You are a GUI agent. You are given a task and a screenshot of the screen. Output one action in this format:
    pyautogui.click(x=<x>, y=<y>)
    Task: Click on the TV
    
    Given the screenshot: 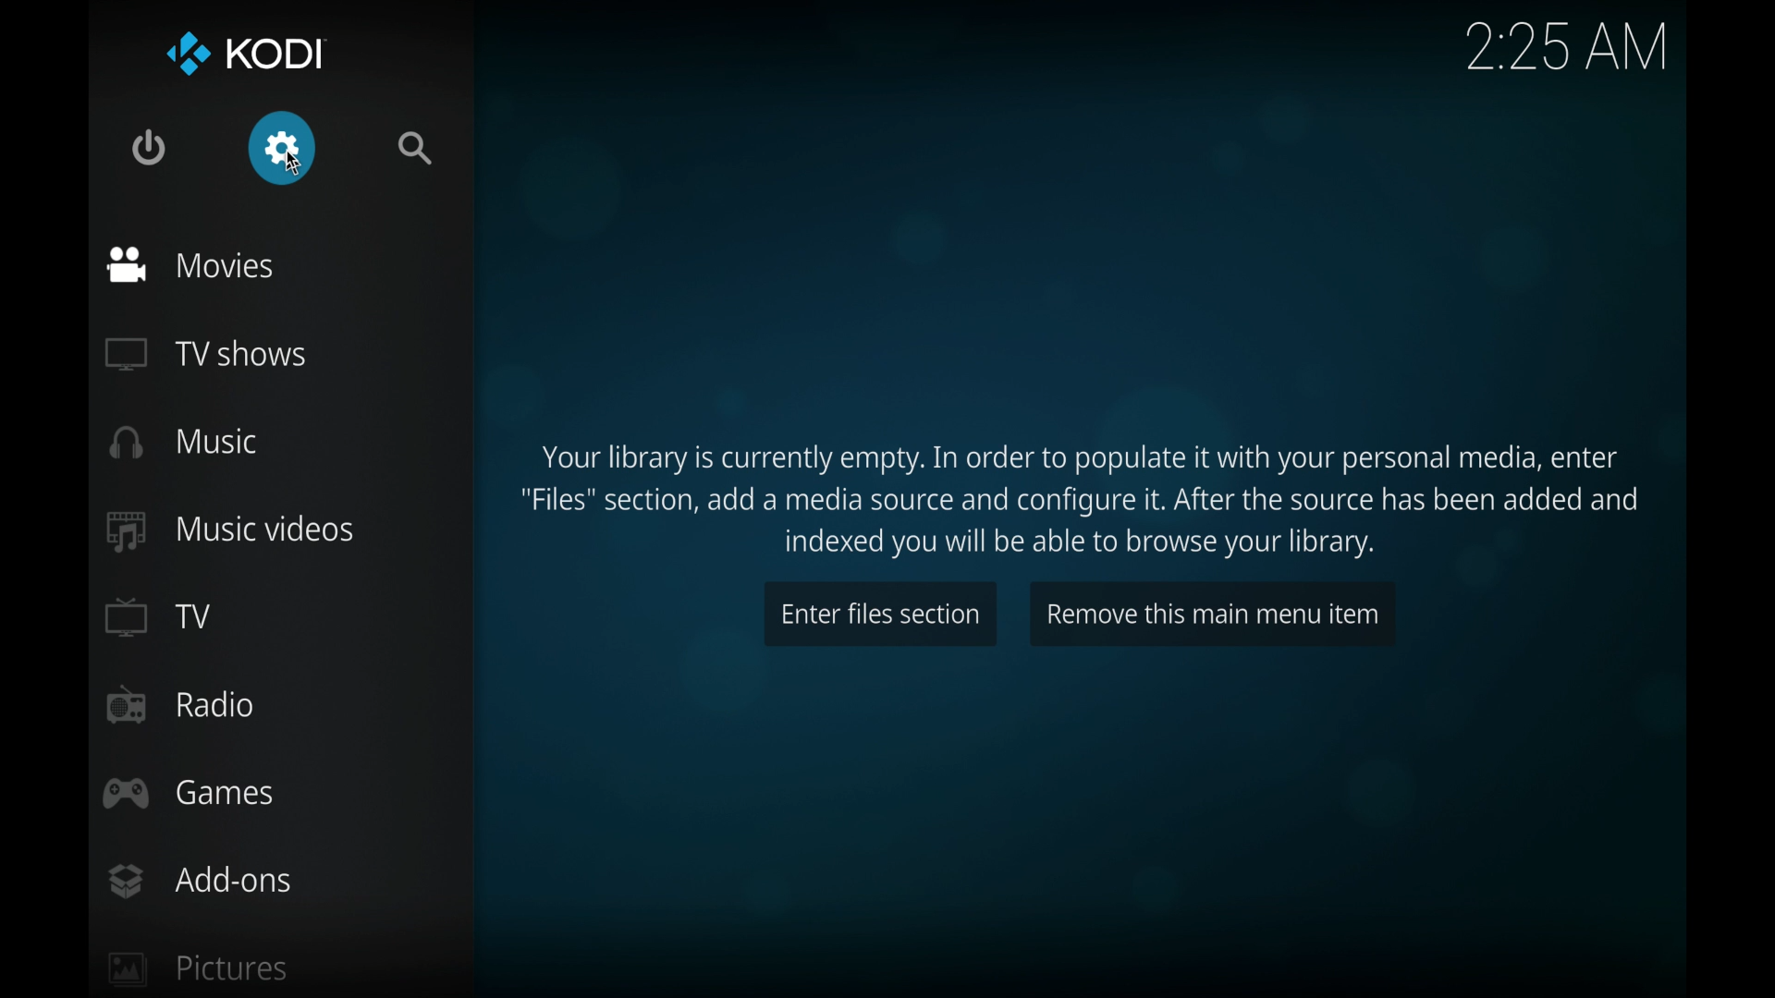 What is the action you would take?
    pyautogui.click(x=156, y=616)
    